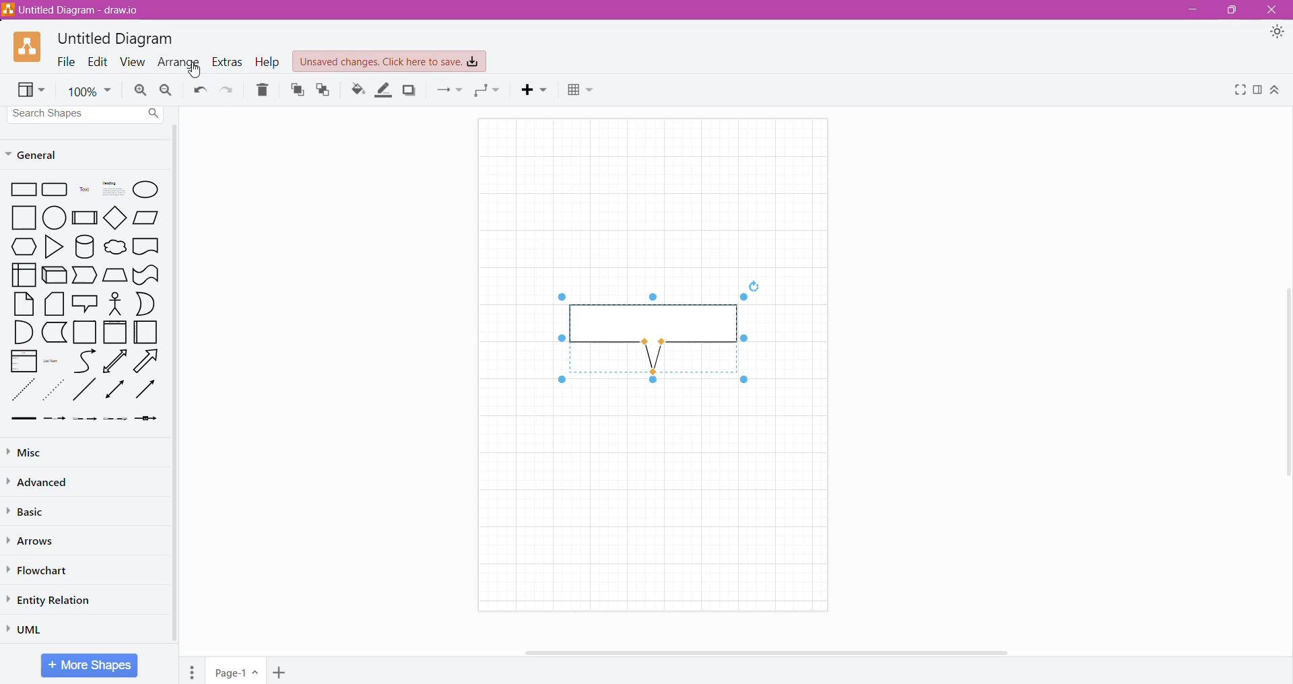  What do you see at coordinates (28, 48) in the screenshot?
I see `Application Logo` at bounding box center [28, 48].